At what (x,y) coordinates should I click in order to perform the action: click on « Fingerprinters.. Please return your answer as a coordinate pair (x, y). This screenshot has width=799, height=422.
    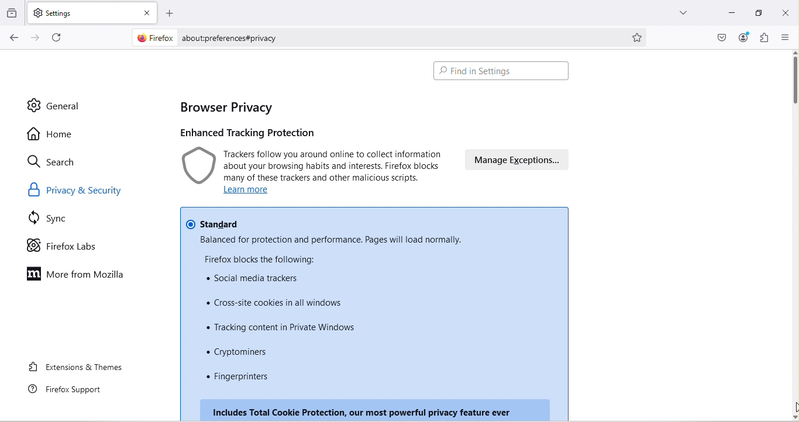
    Looking at the image, I should click on (244, 379).